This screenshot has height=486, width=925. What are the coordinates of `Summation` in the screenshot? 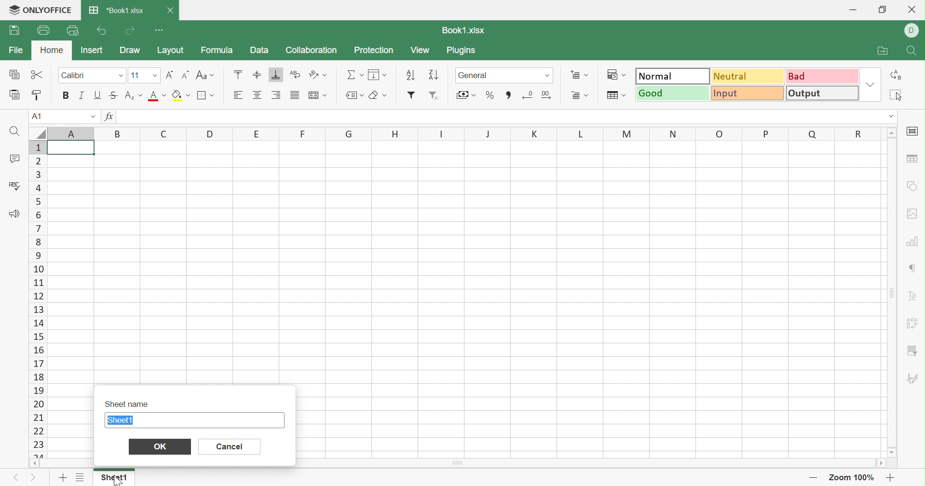 It's located at (354, 72).